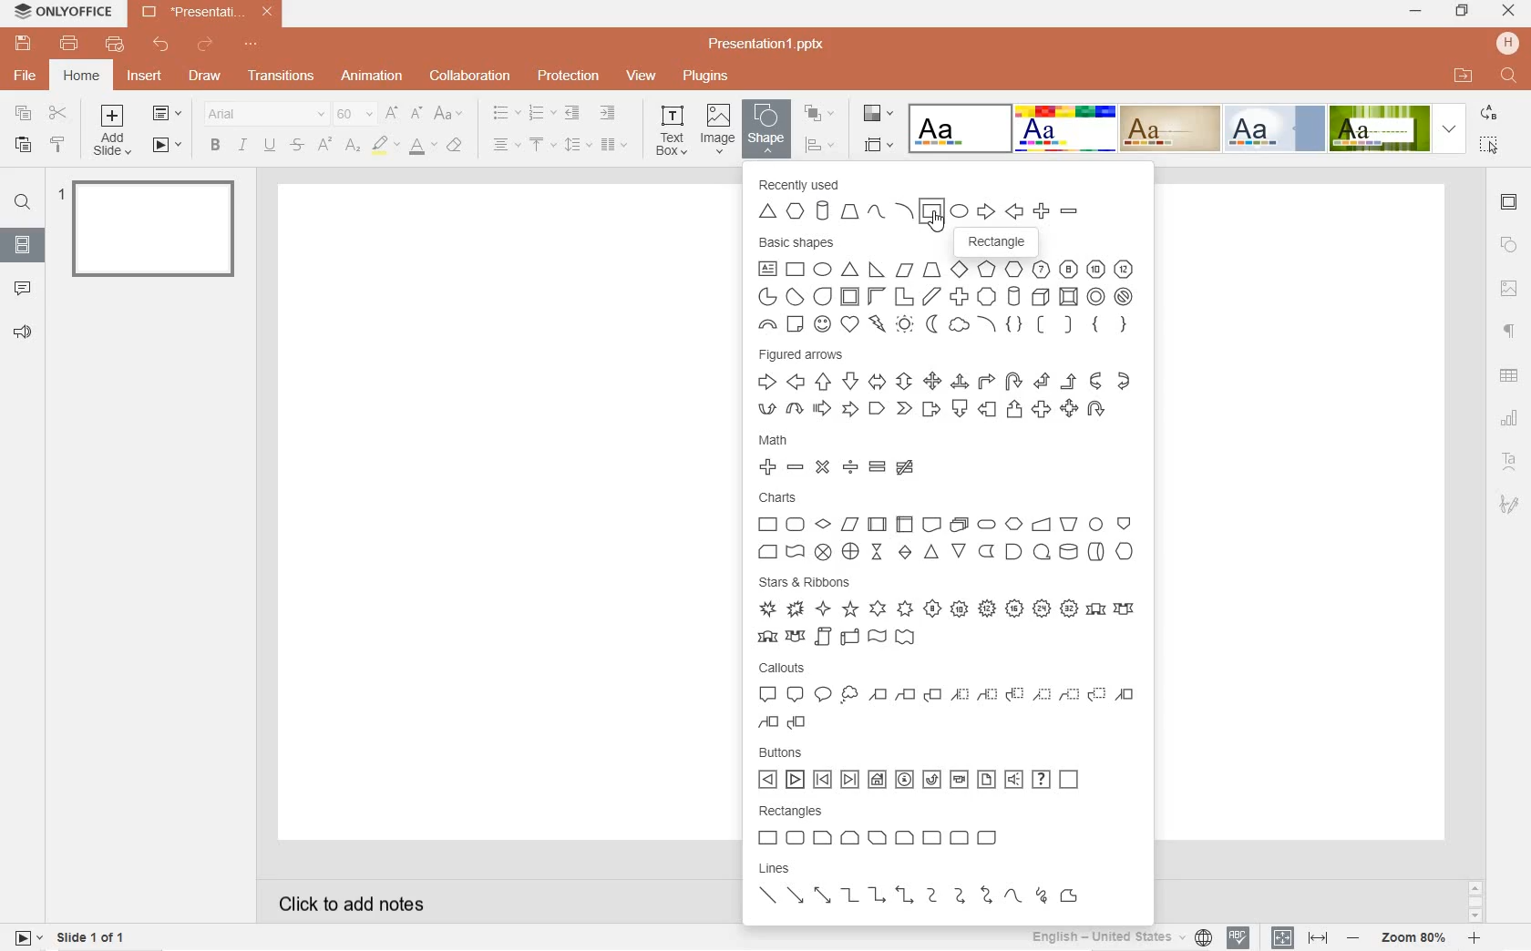 This screenshot has width=1531, height=951. What do you see at coordinates (81, 76) in the screenshot?
I see `home` at bounding box center [81, 76].